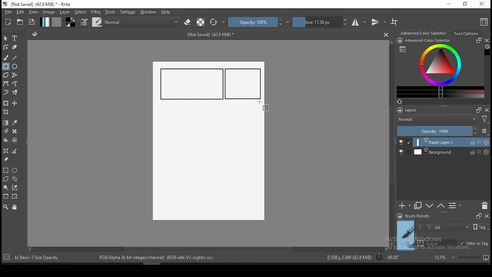 This screenshot has height=277, width=492. I want to click on delete layer, so click(484, 206).